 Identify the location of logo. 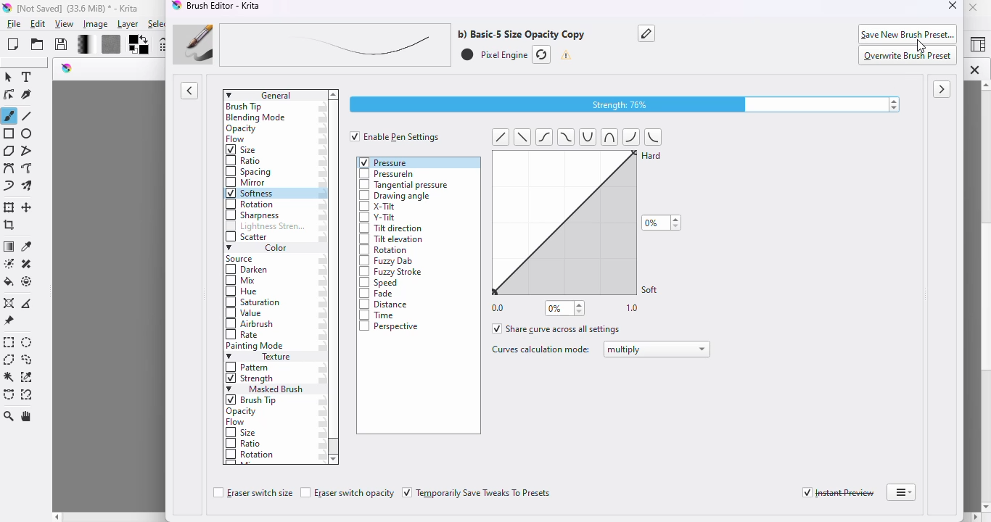
(7, 9).